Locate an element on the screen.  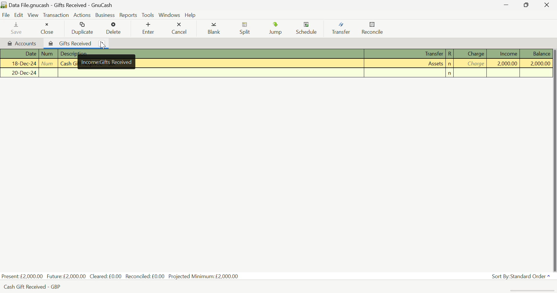
File is located at coordinates (6, 15).